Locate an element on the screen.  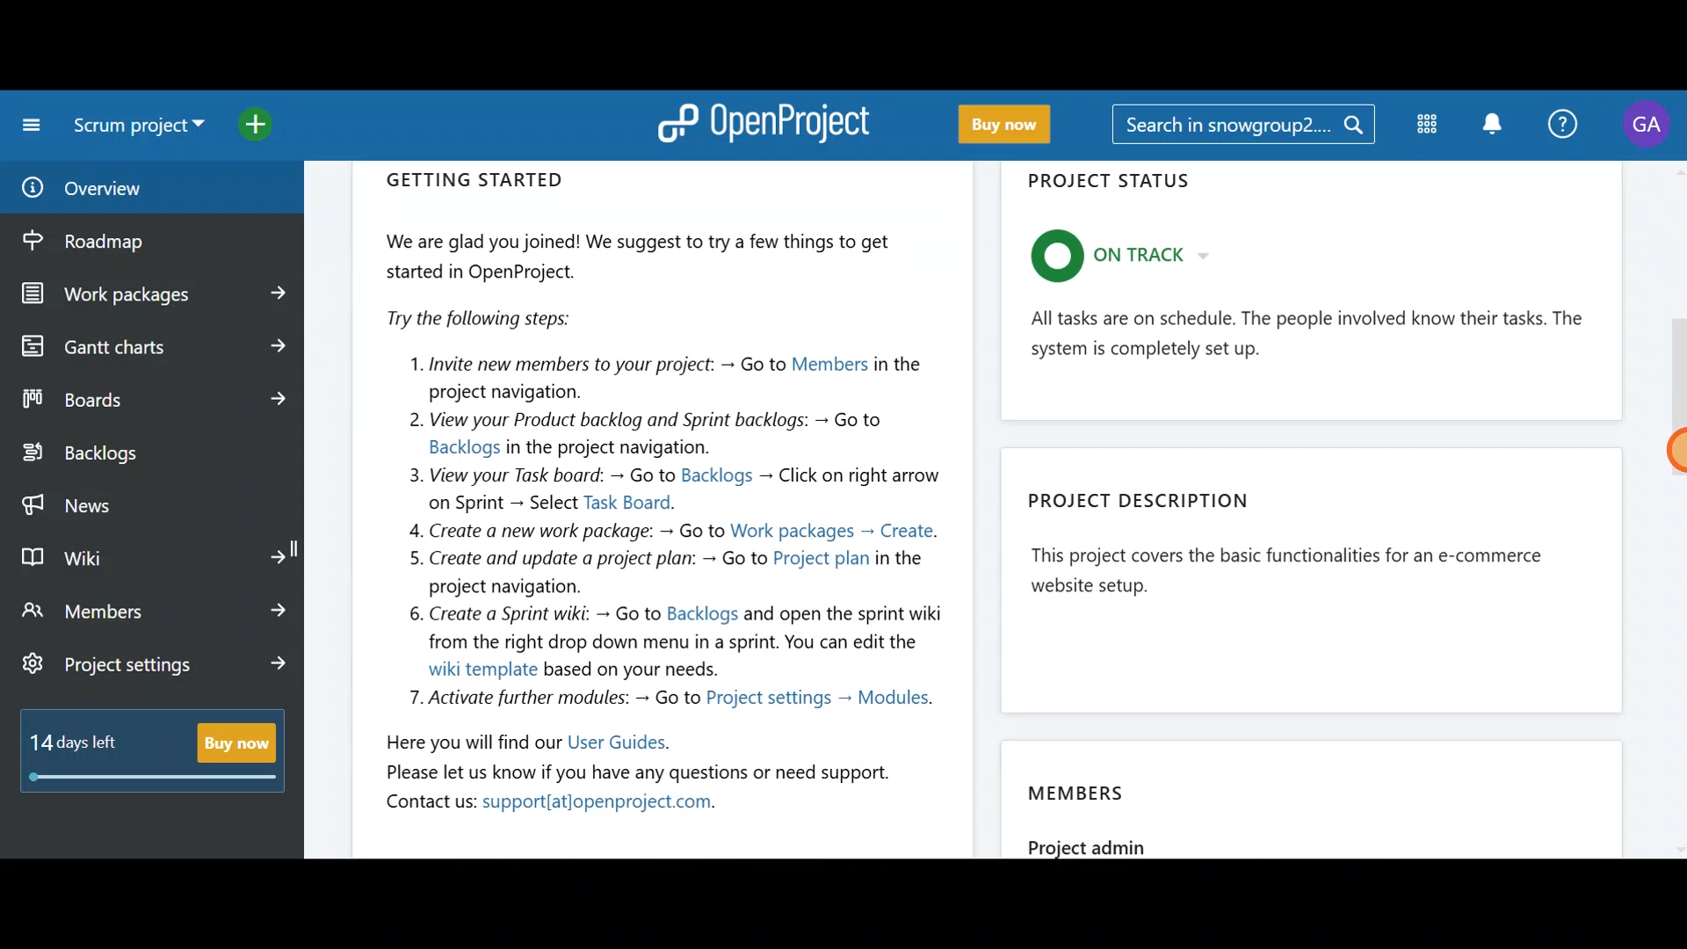
Select a project is located at coordinates (142, 132).